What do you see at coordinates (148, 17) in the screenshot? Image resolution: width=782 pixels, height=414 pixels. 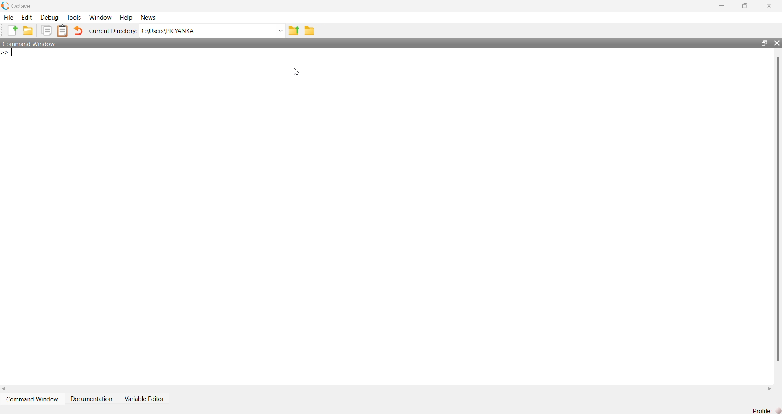 I see `News` at bounding box center [148, 17].